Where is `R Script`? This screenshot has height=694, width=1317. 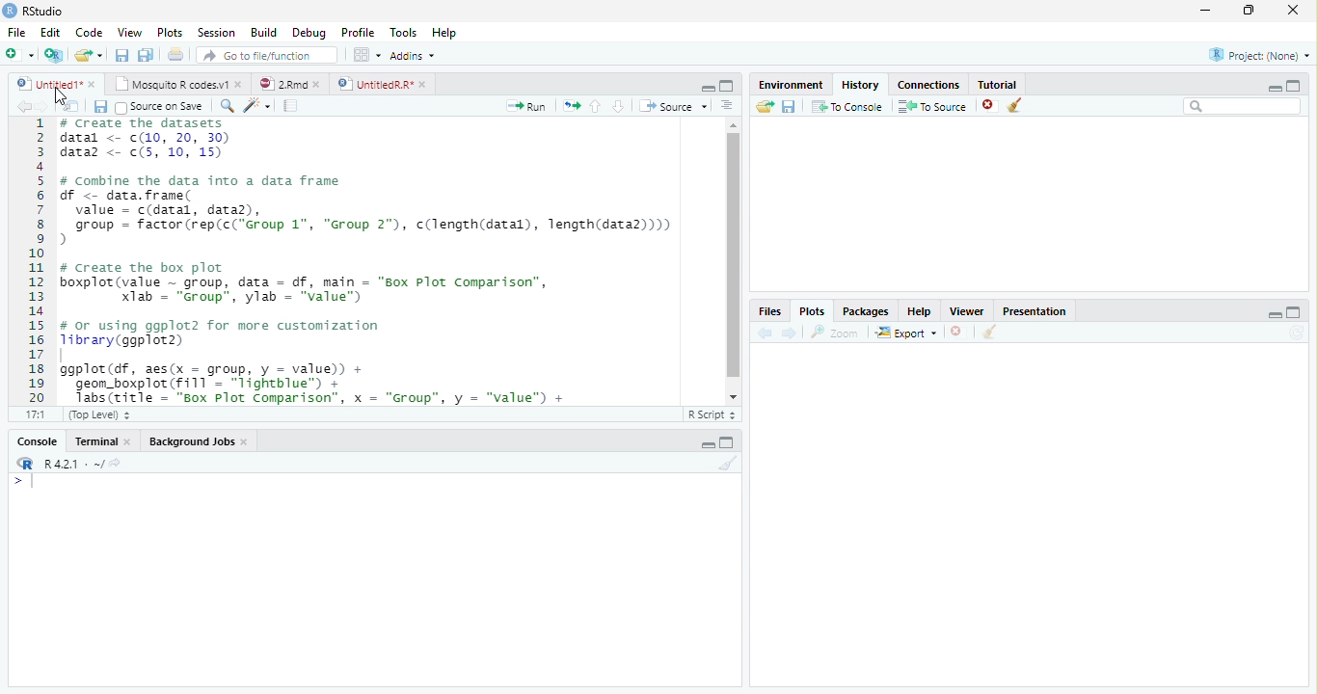 R Script is located at coordinates (712, 415).